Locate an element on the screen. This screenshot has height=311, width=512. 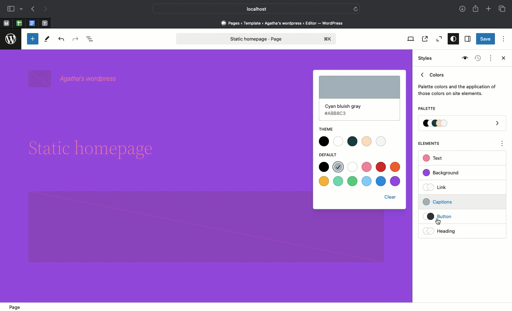
View page is located at coordinates (424, 39).